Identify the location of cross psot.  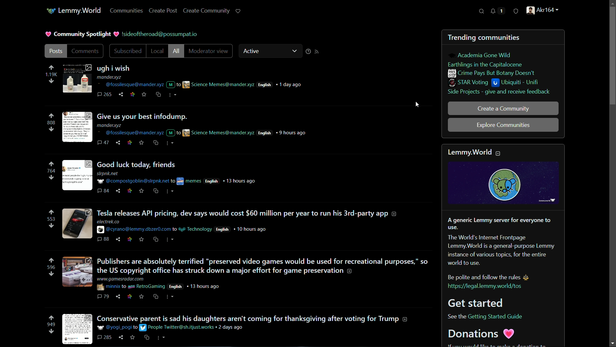
(157, 191).